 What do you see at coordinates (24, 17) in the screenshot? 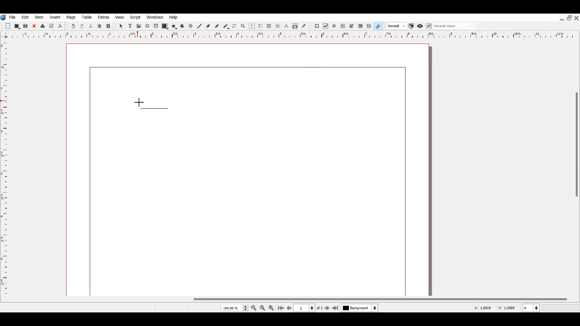
I see `Edit` at bounding box center [24, 17].